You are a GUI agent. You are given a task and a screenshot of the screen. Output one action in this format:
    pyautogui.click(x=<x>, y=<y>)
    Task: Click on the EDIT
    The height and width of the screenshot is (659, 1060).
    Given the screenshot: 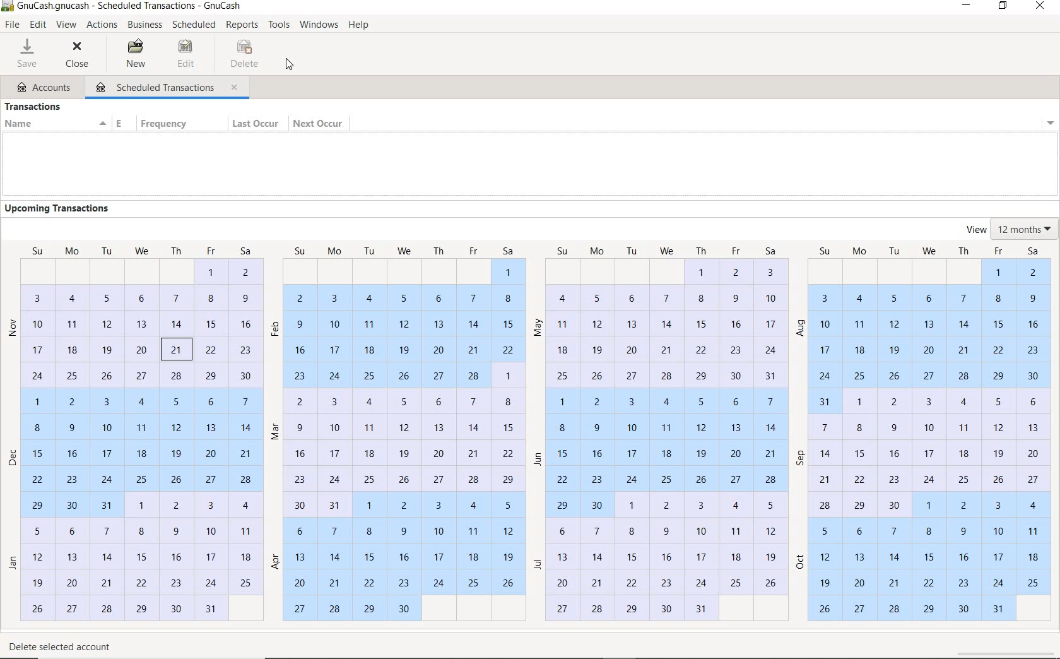 What is the action you would take?
    pyautogui.click(x=188, y=55)
    